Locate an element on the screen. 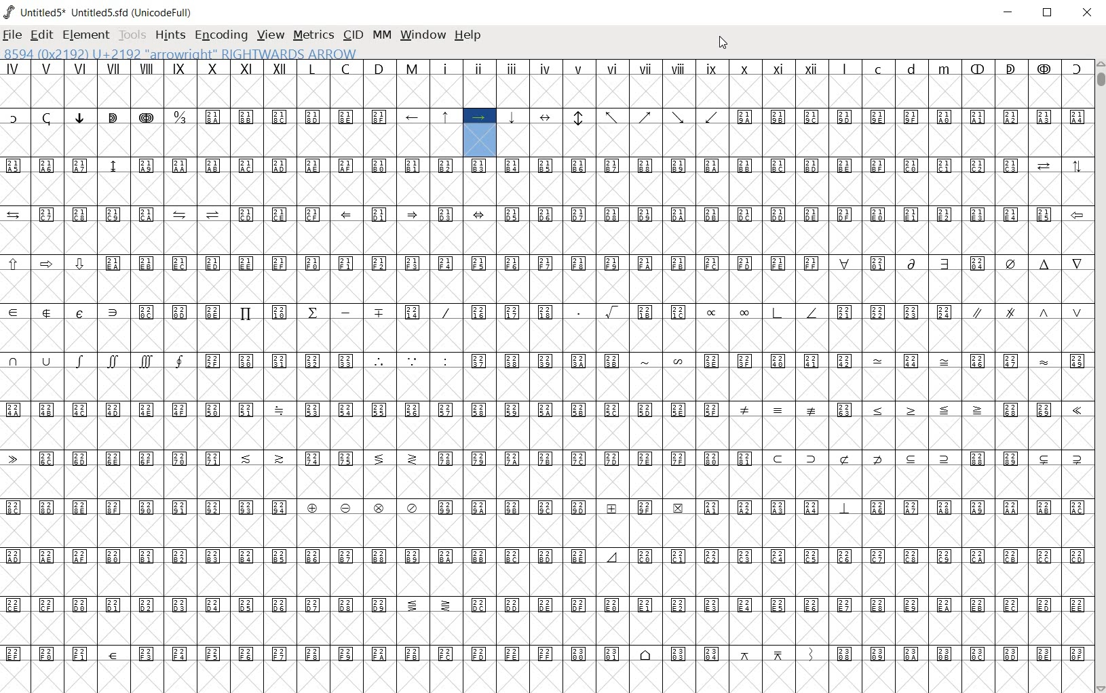 The height and width of the screenshot is (693, 1106). Glyph characters is located at coordinates (545, 376).